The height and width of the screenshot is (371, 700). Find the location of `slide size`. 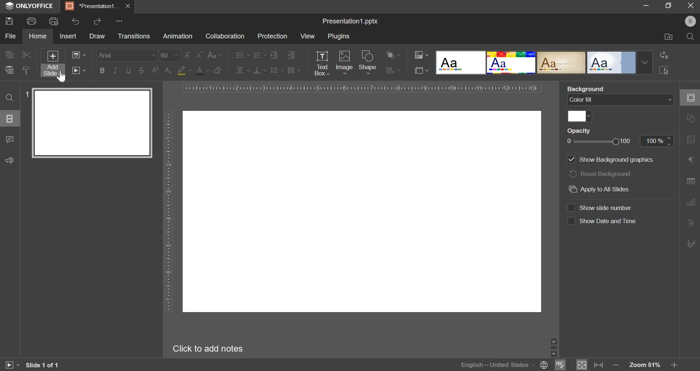

slide size is located at coordinates (421, 70).